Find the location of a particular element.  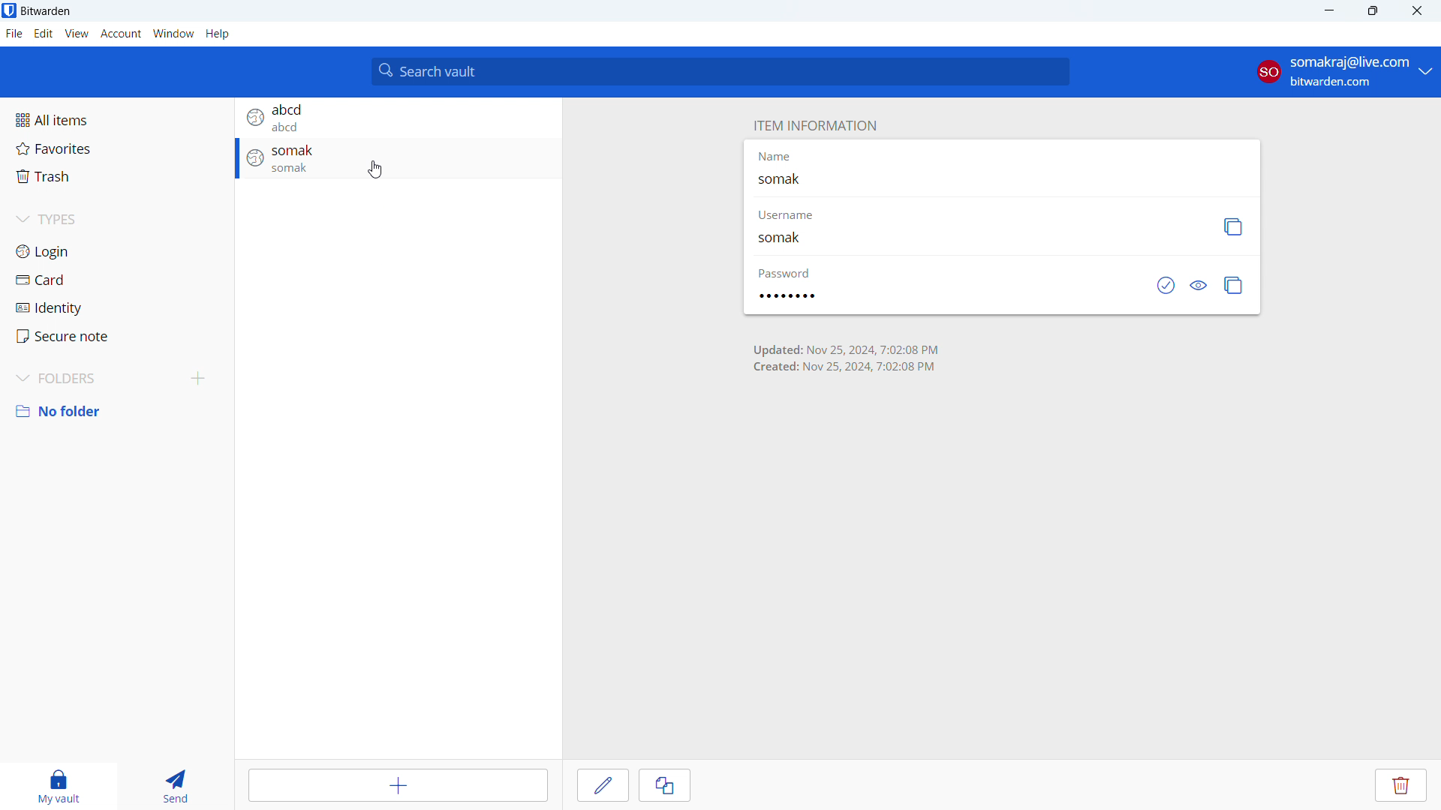

somak is located at coordinates (792, 240).